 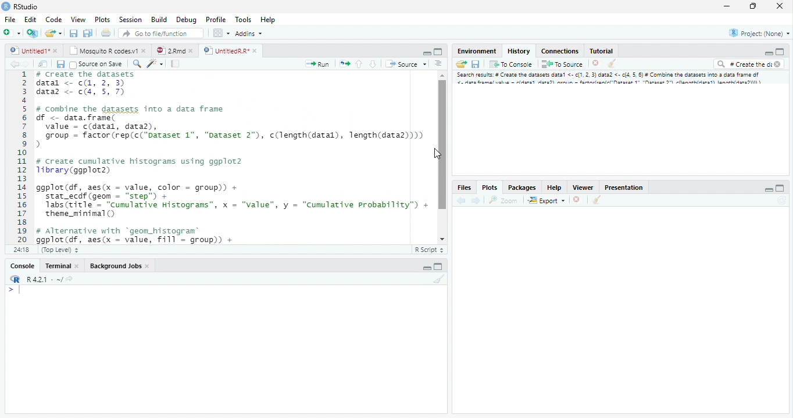 What do you see at coordinates (222, 34) in the screenshot?
I see `Workspace pane` at bounding box center [222, 34].